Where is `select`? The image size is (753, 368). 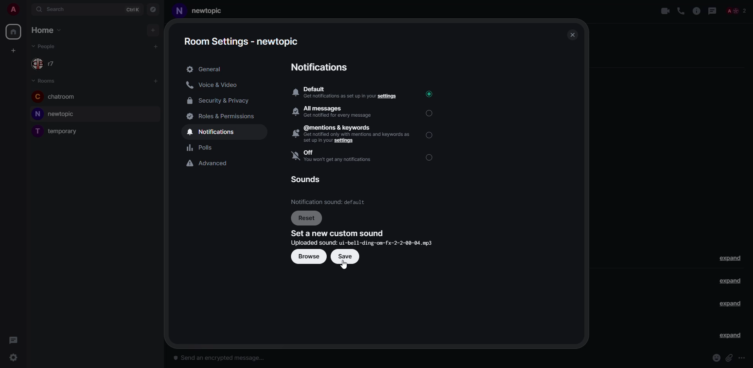
select is located at coordinates (430, 134).